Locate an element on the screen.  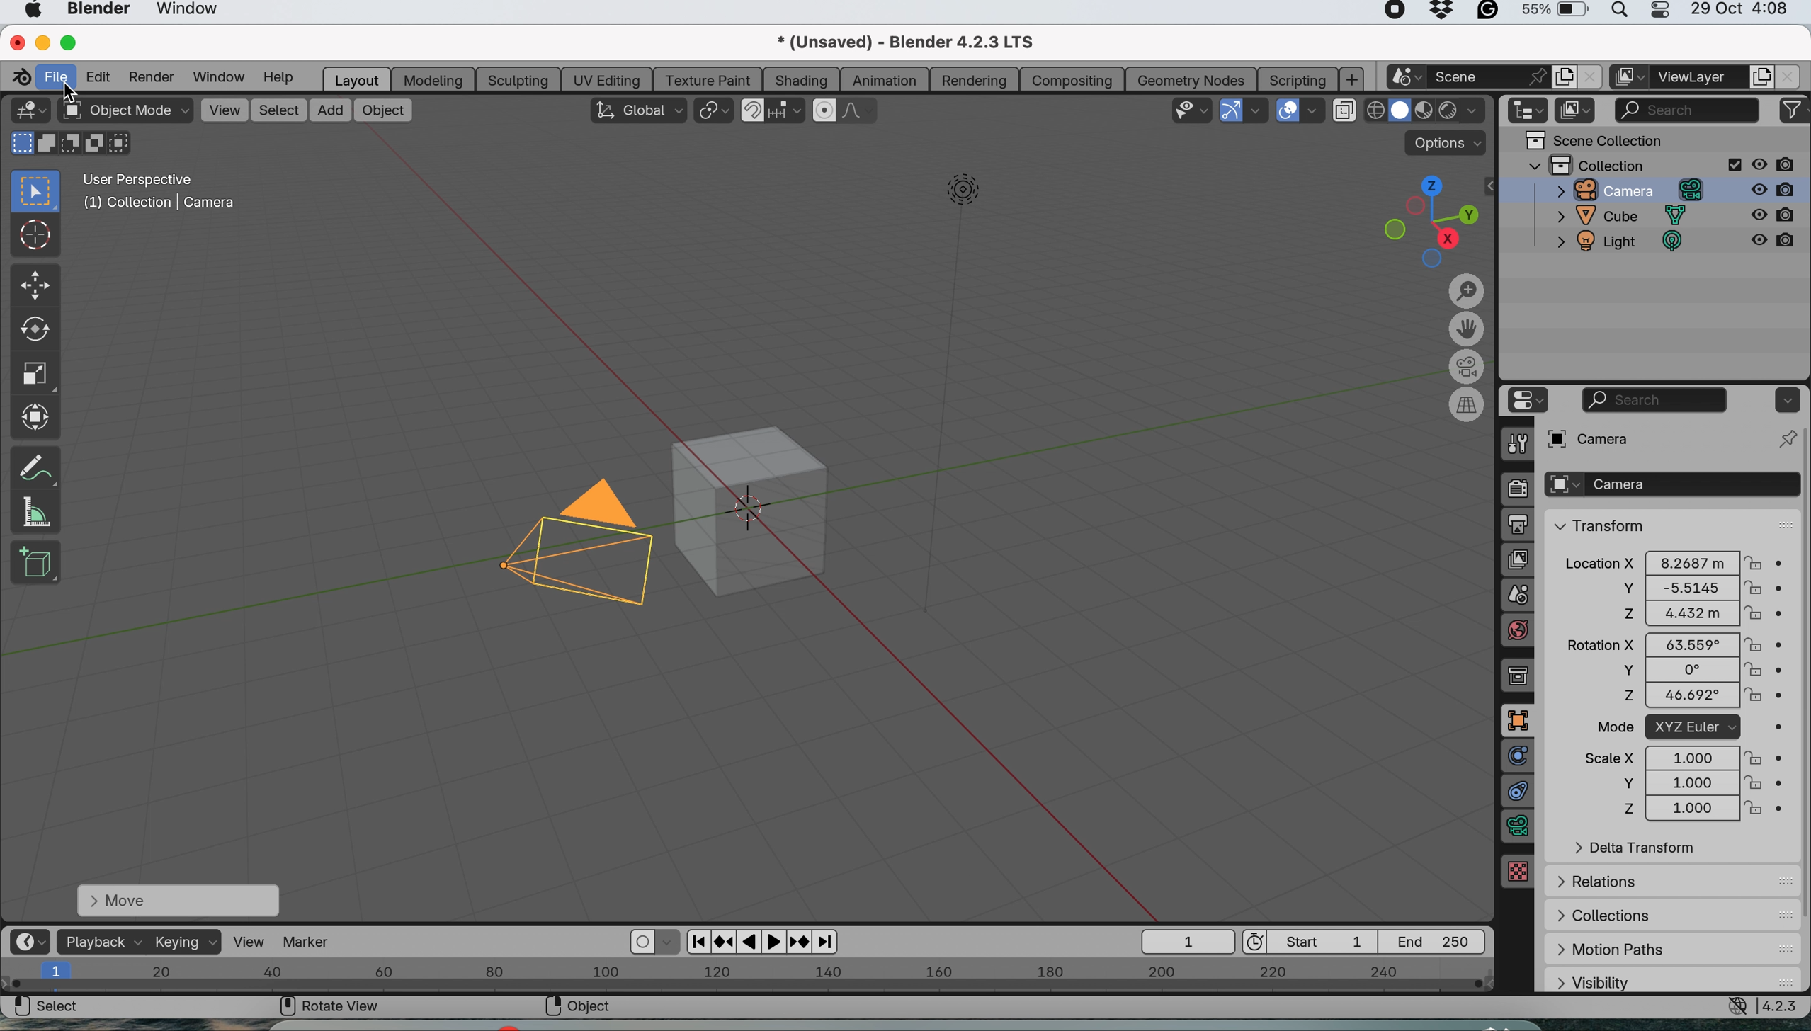
physics is located at coordinates (1518, 755).